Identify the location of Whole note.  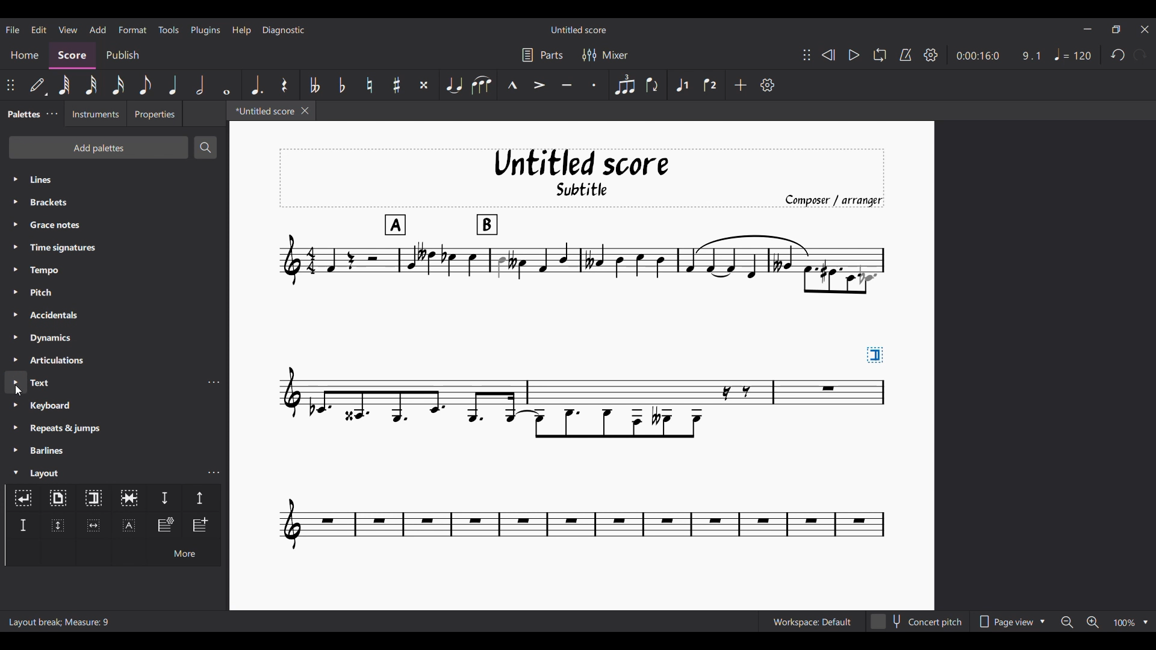
(228, 85).